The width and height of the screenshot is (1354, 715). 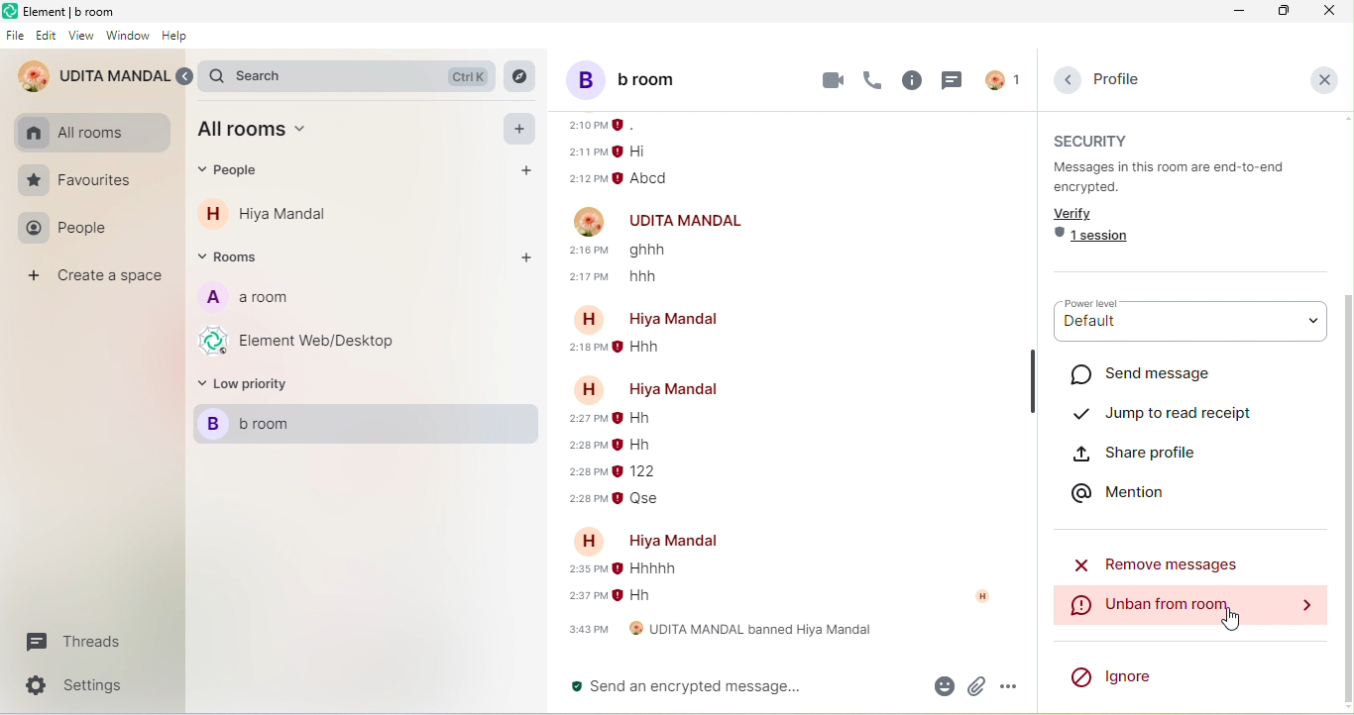 I want to click on account name- hiya mandal, so click(x=643, y=388).